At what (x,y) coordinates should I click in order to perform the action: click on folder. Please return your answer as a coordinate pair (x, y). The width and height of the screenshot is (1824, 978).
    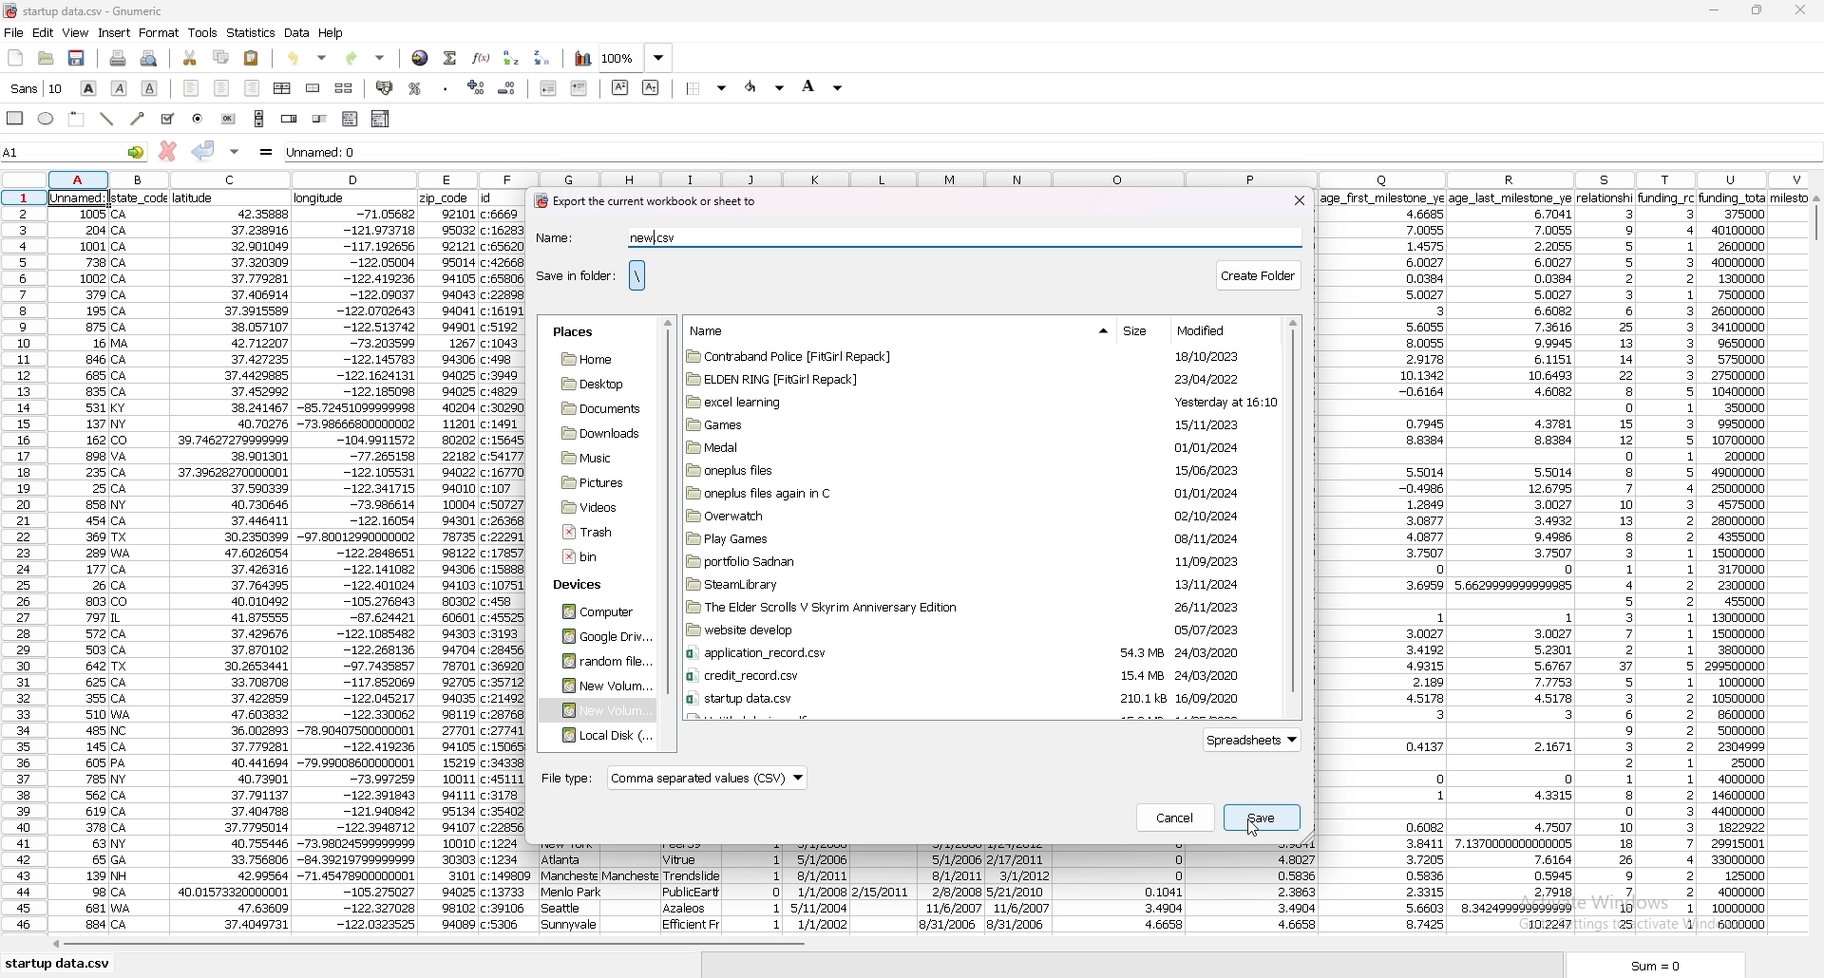
    Looking at the image, I should click on (974, 494).